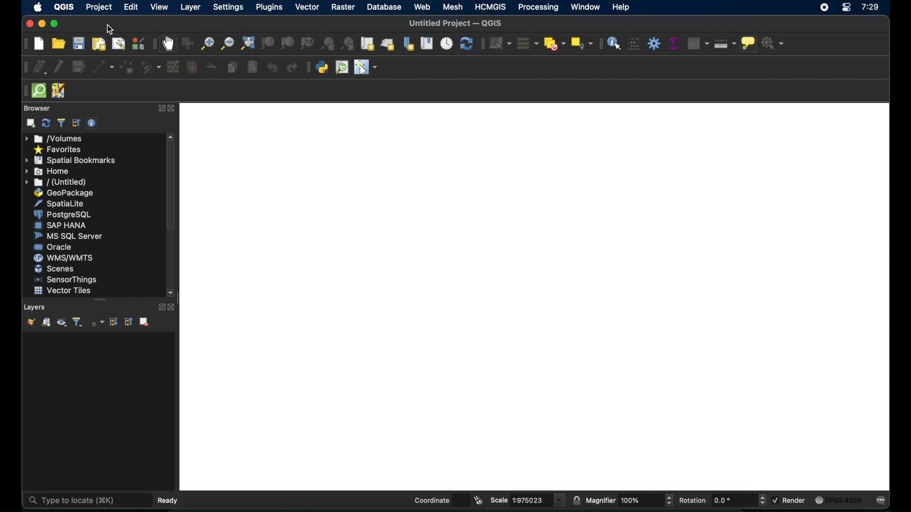 The image size is (911, 512). Describe the element at coordinates (601, 44) in the screenshot. I see `attribute toolbar` at that location.